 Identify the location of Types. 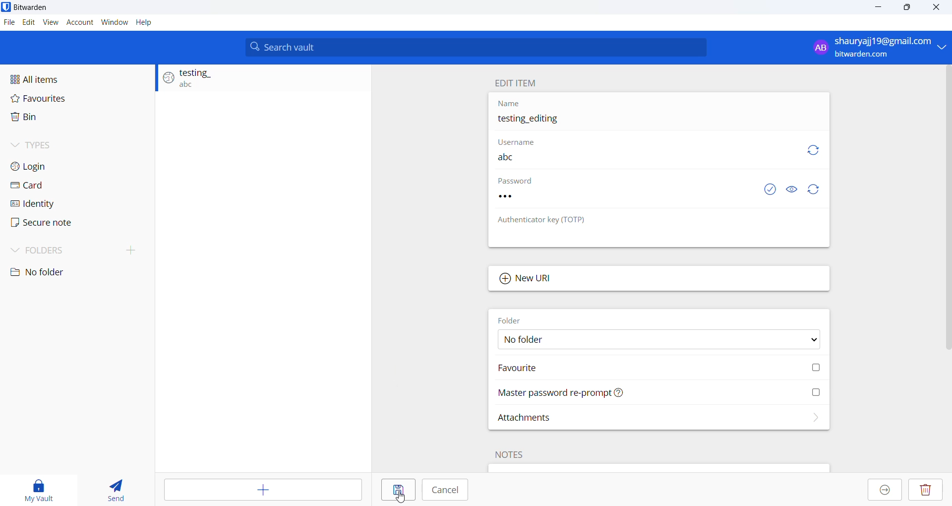
(73, 143).